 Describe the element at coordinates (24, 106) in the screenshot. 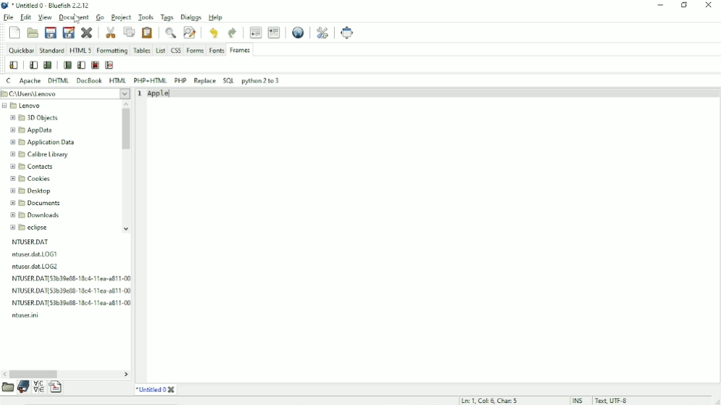

I see `Lenovo` at that location.